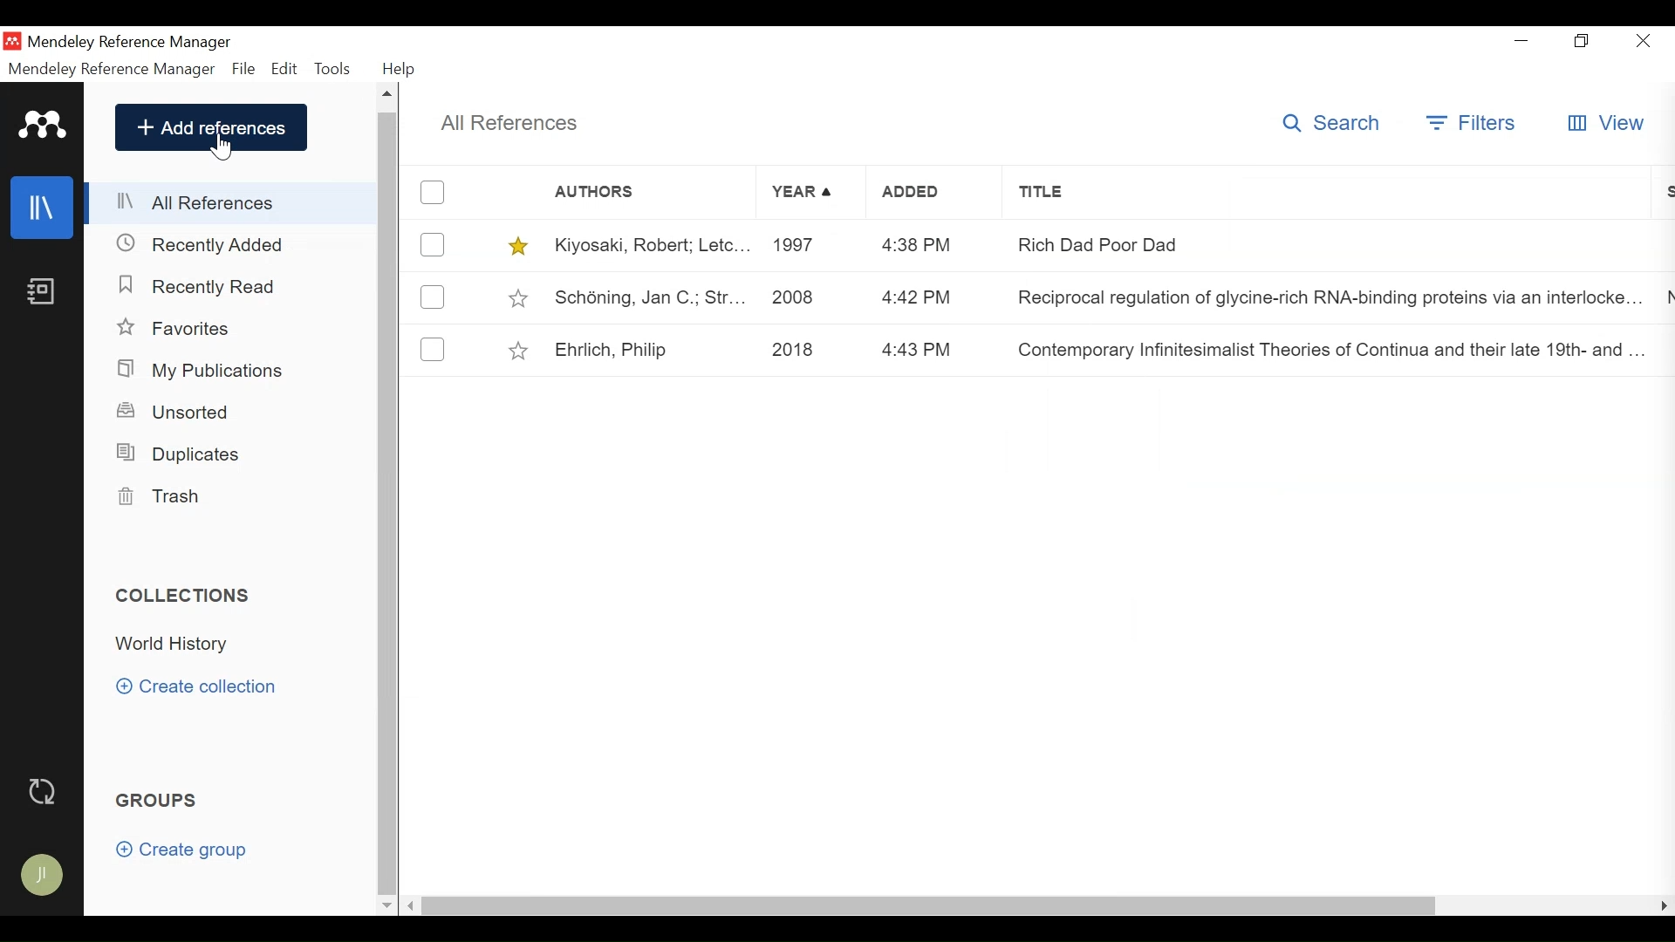 The image size is (1675, 942). I want to click on Unsorted, so click(187, 413).